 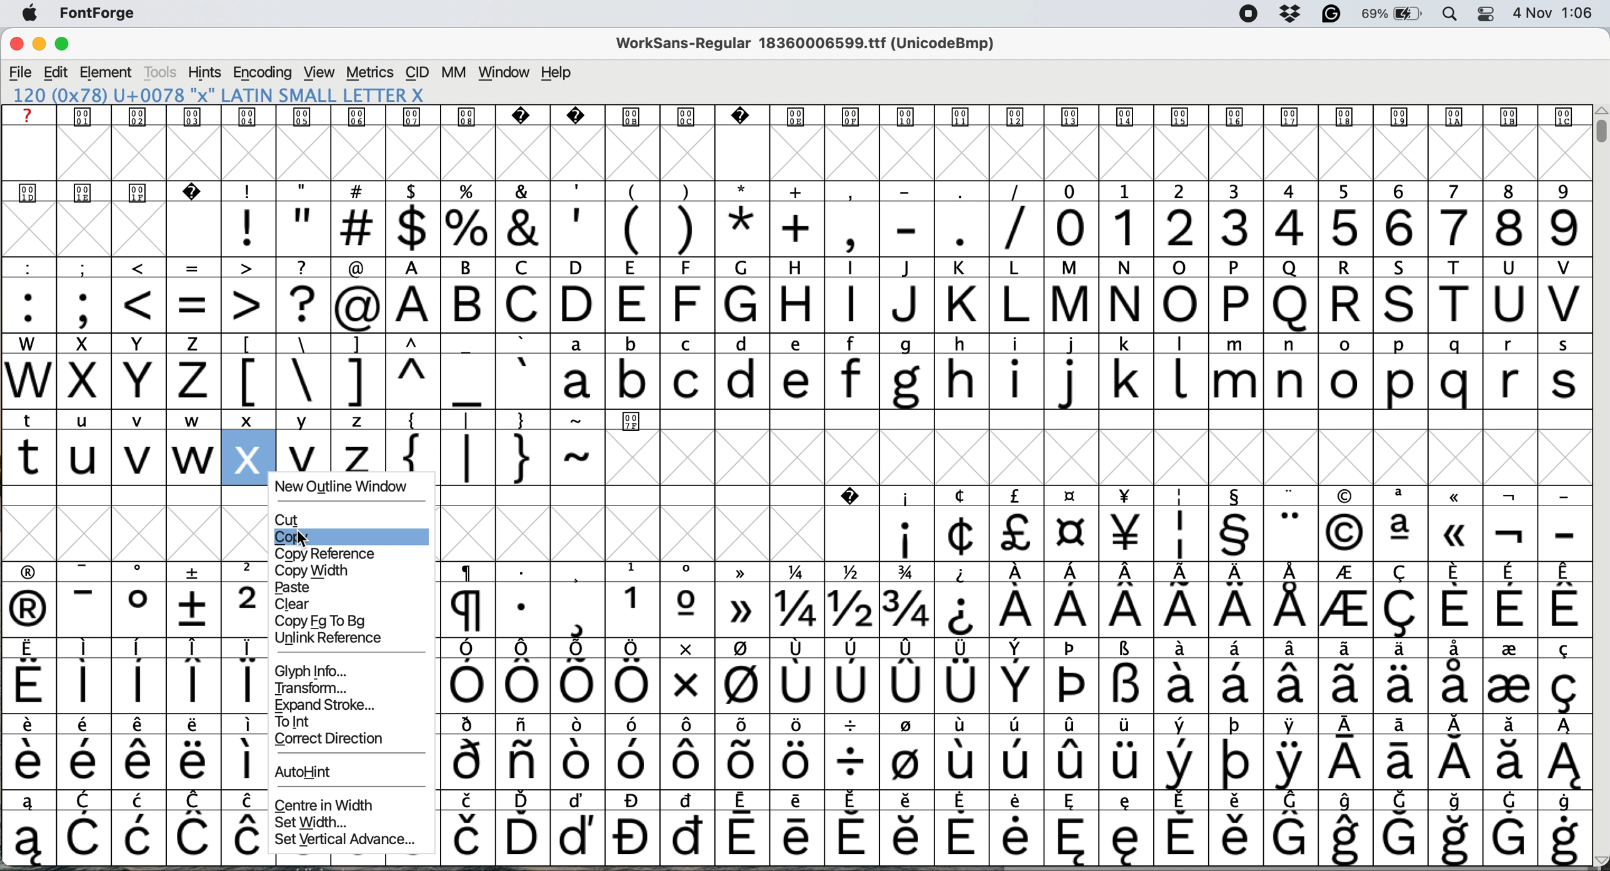 What do you see at coordinates (205, 74) in the screenshot?
I see `hints` at bounding box center [205, 74].